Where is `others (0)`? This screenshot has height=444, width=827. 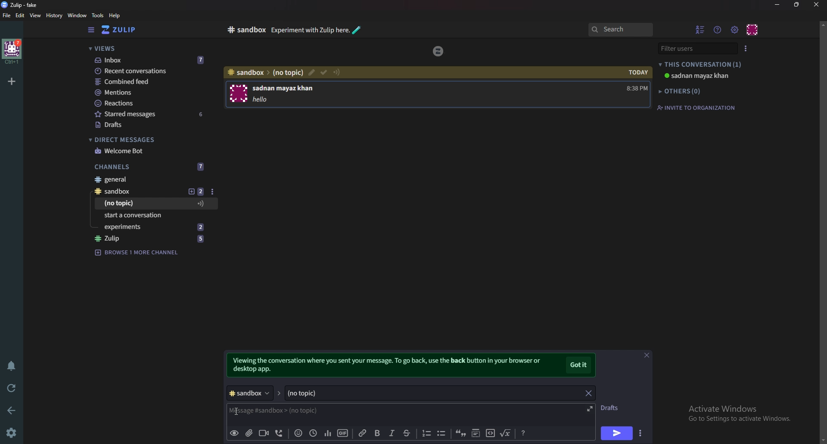 others (0) is located at coordinates (684, 91).